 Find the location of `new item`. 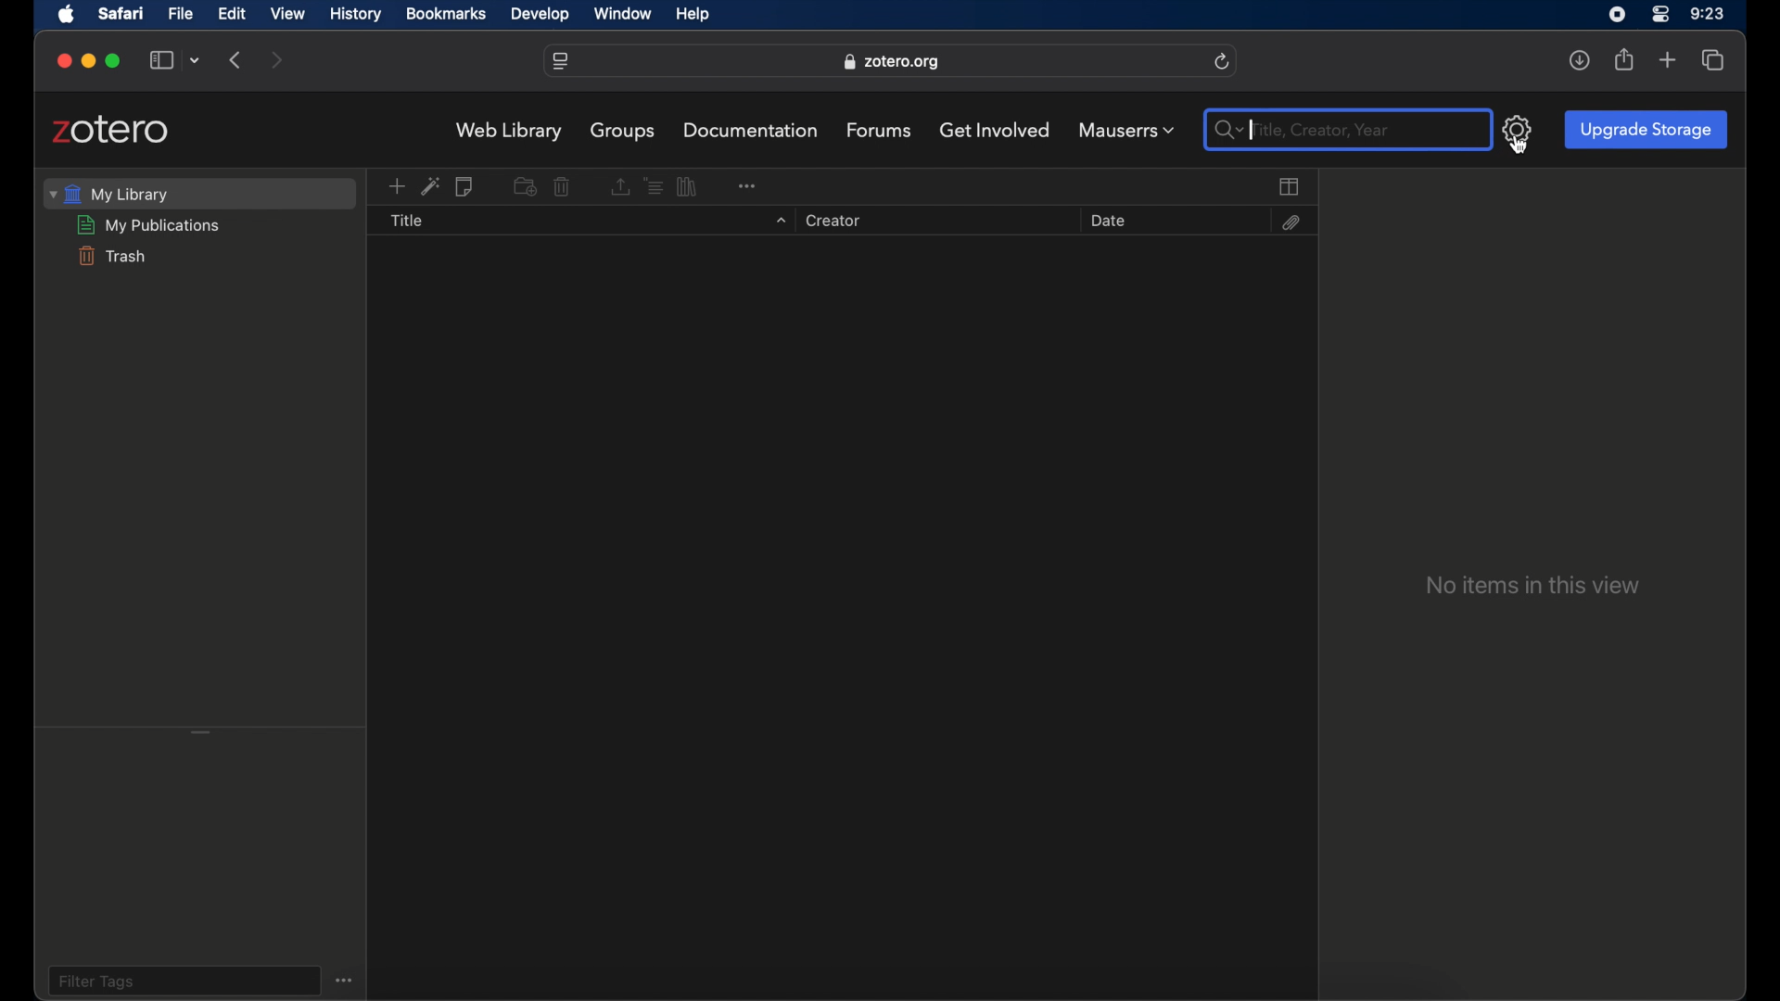

new item is located at coordinates (396, 187).